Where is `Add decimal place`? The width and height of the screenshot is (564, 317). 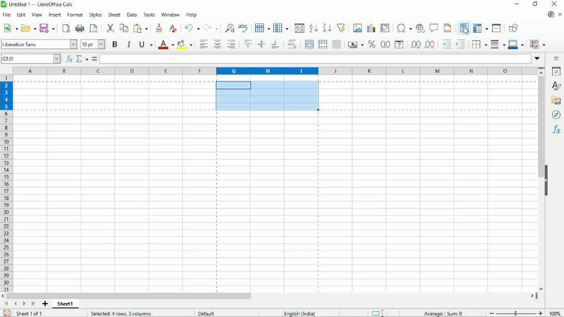
Add decimal place is located at coordinates (415, 45).